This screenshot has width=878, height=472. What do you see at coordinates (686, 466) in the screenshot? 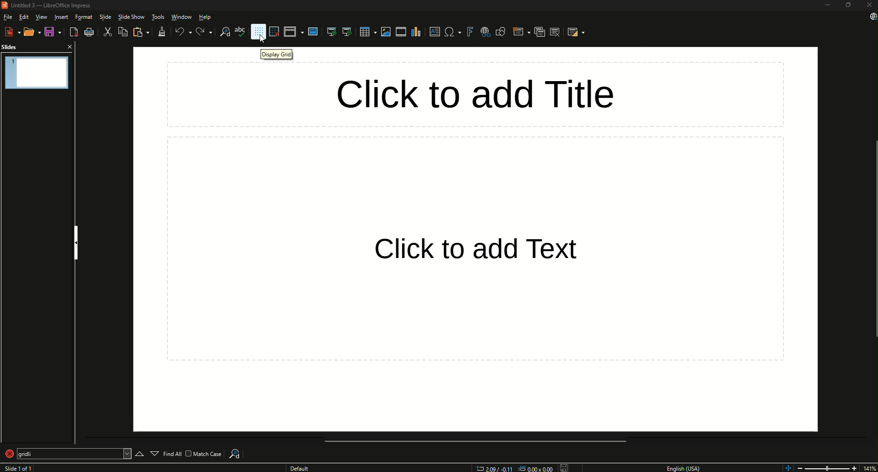
I see `English (USA)` at bounding box center [686, 466].